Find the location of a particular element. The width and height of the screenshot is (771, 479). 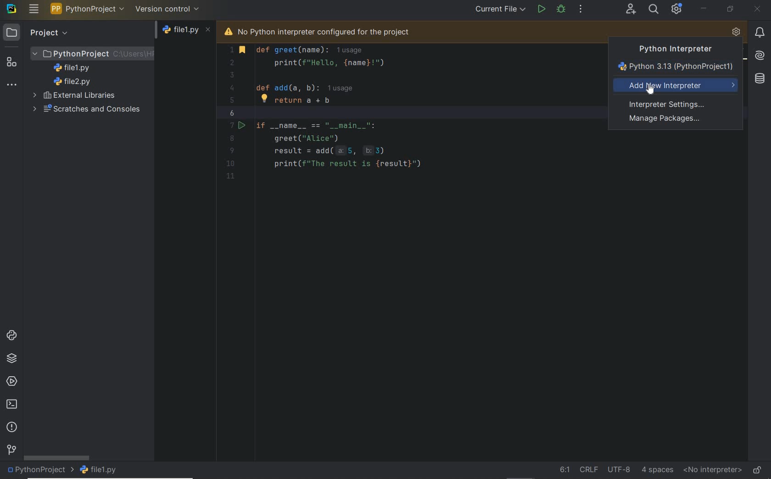

current file is located at coordinates (500, 10).